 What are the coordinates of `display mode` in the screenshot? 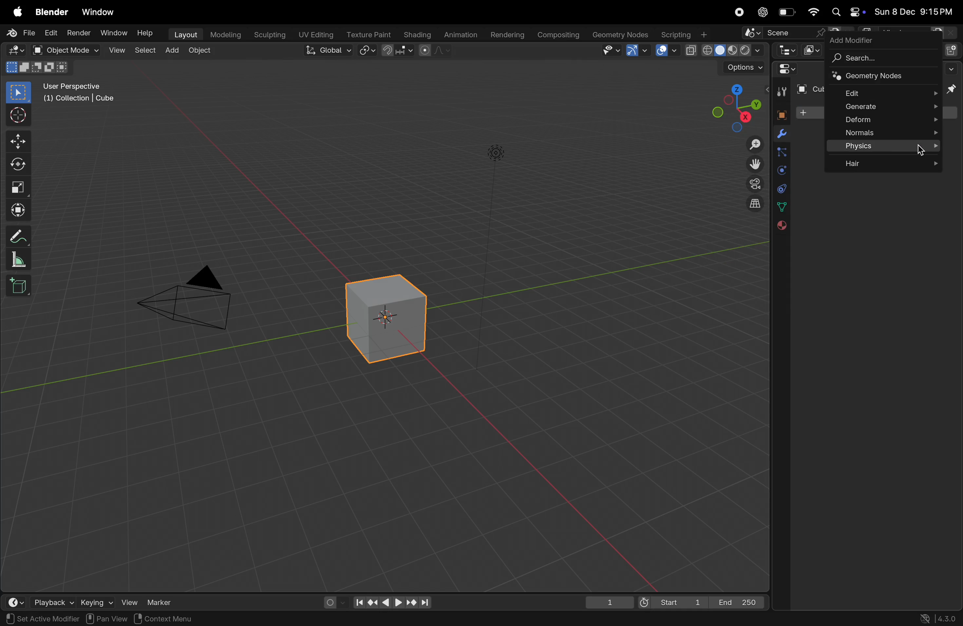 It's located at (812, 50).